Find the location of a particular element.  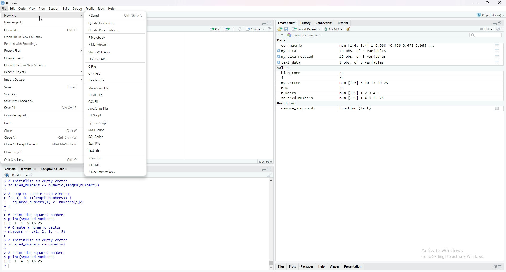

Close All Cr+ Shifts W is located at coordinates (41, 137).